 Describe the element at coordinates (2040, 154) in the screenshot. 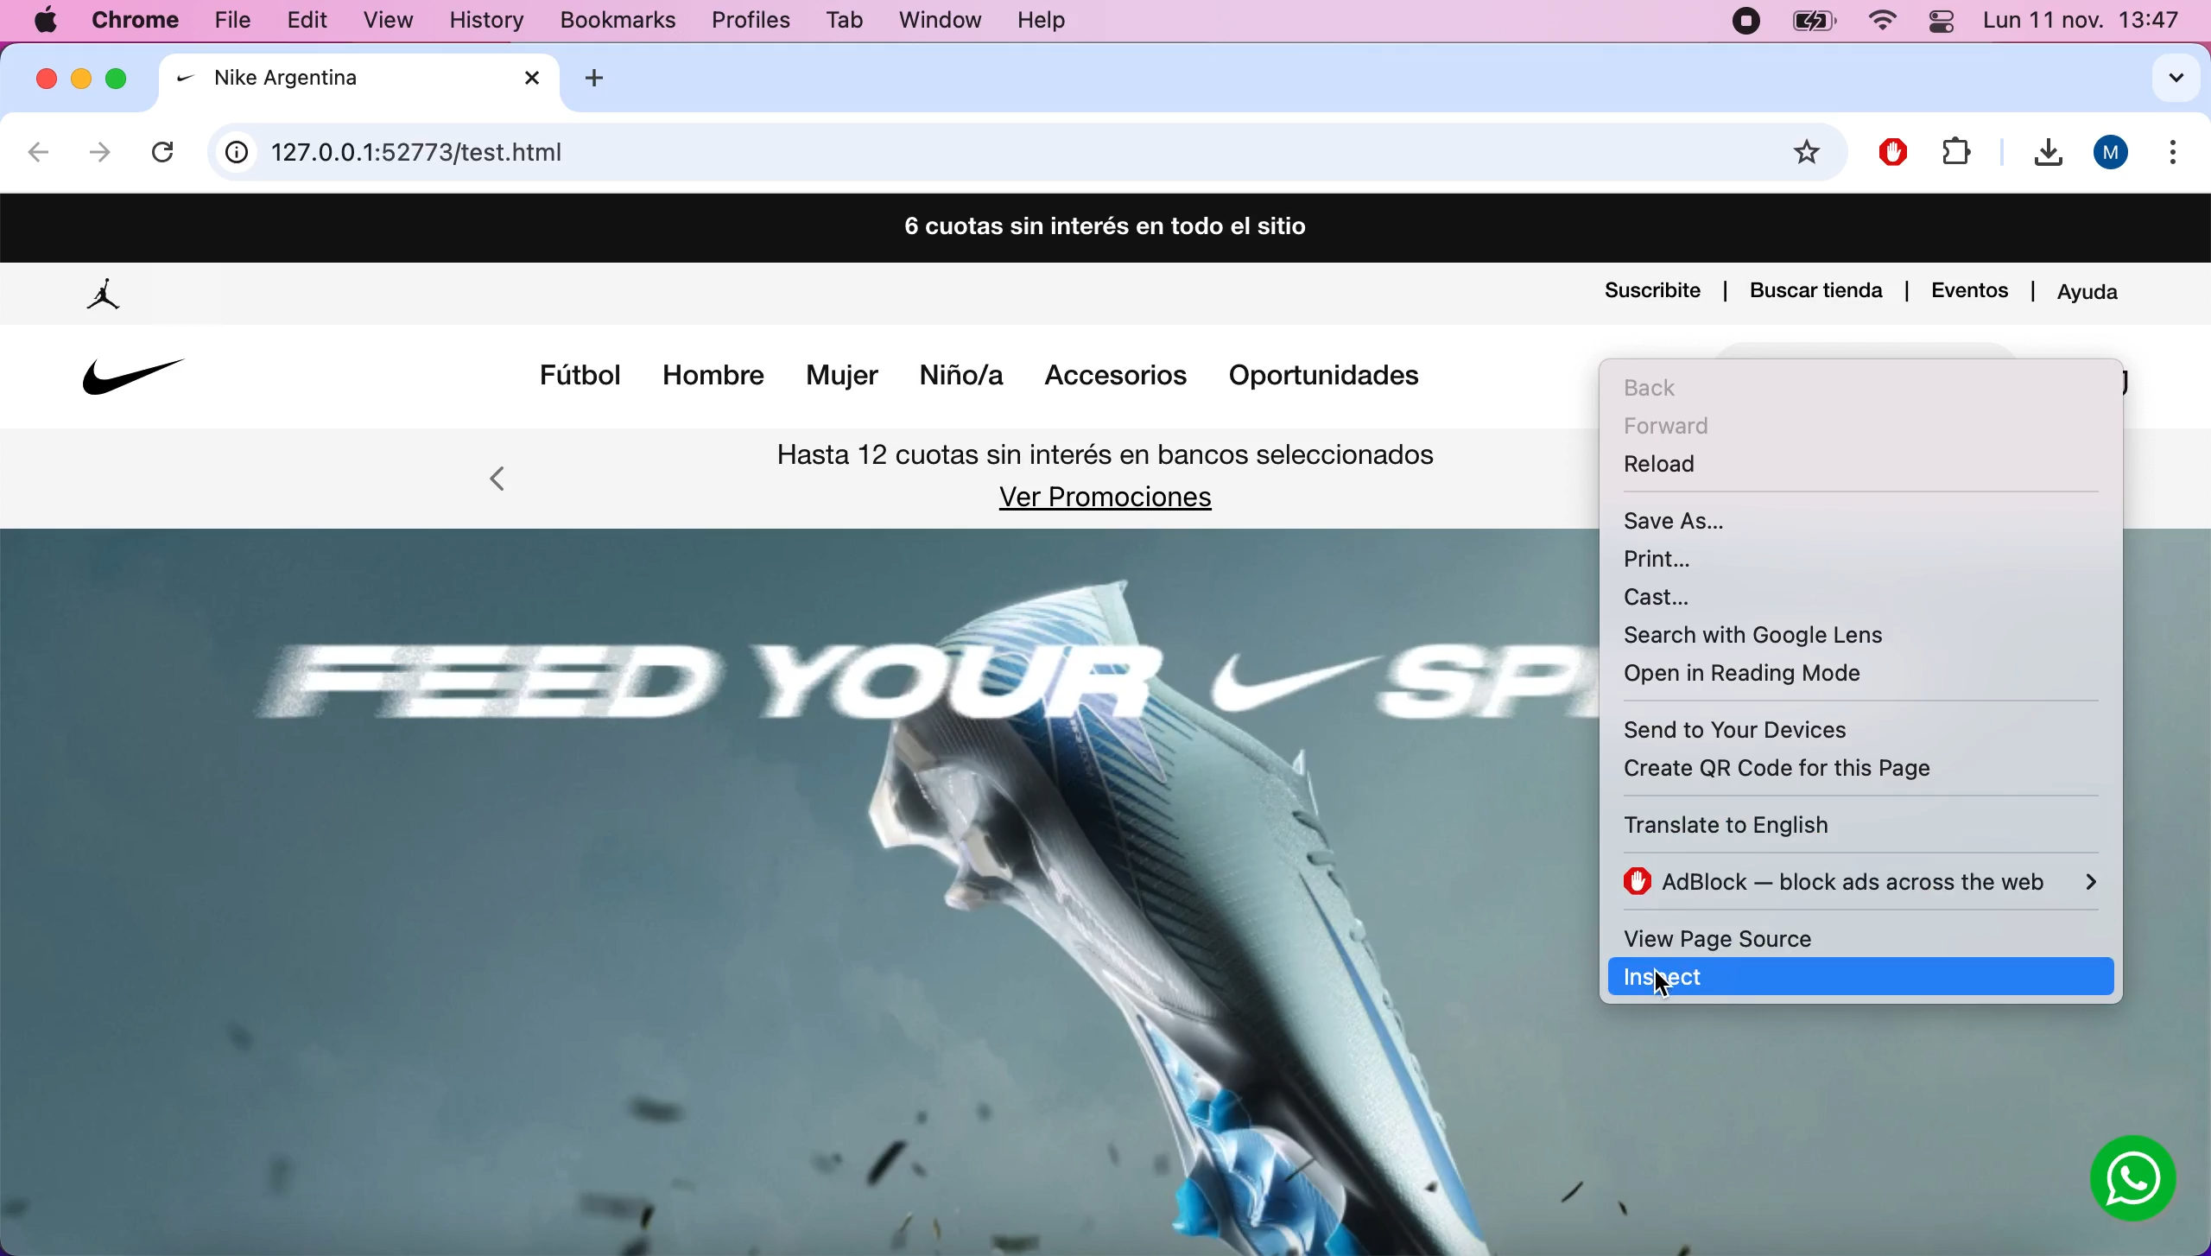

I see `downloads` at that location.